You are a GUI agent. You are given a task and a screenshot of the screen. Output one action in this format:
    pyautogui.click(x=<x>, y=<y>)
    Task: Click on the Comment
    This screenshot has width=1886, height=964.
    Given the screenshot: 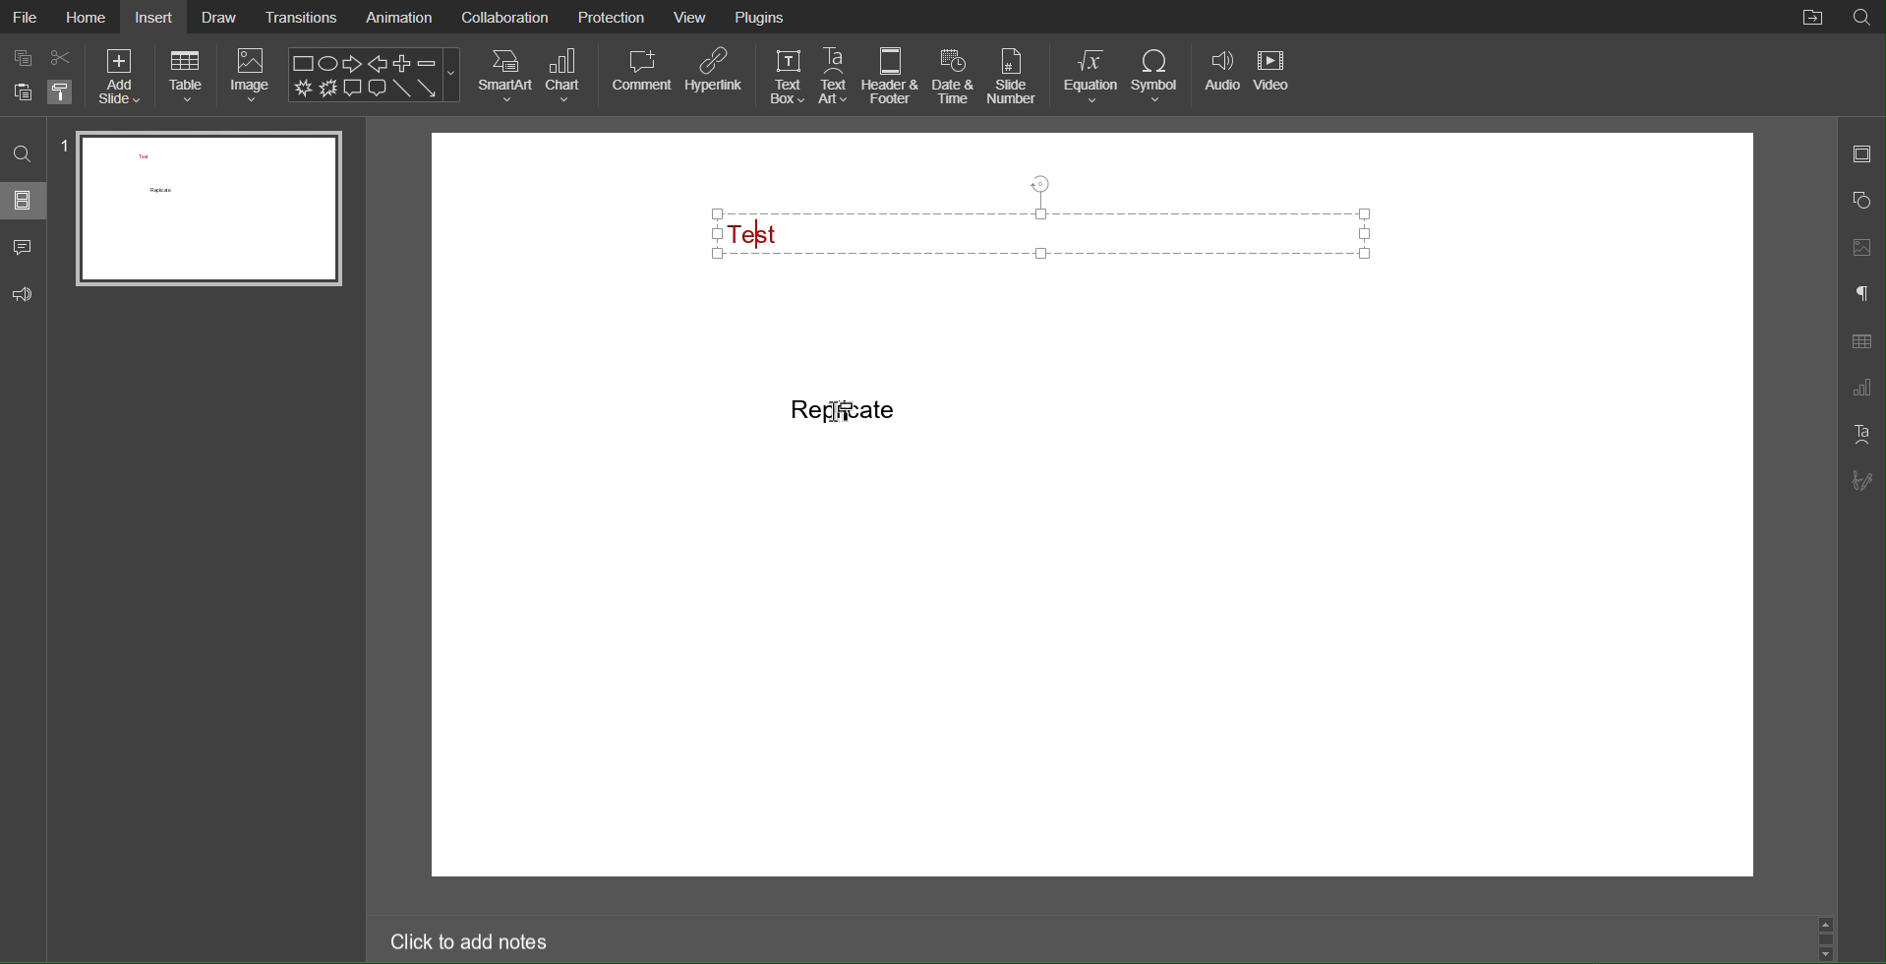 What is the action you would take?
    pyautogui.click(x=641, y=75)
    